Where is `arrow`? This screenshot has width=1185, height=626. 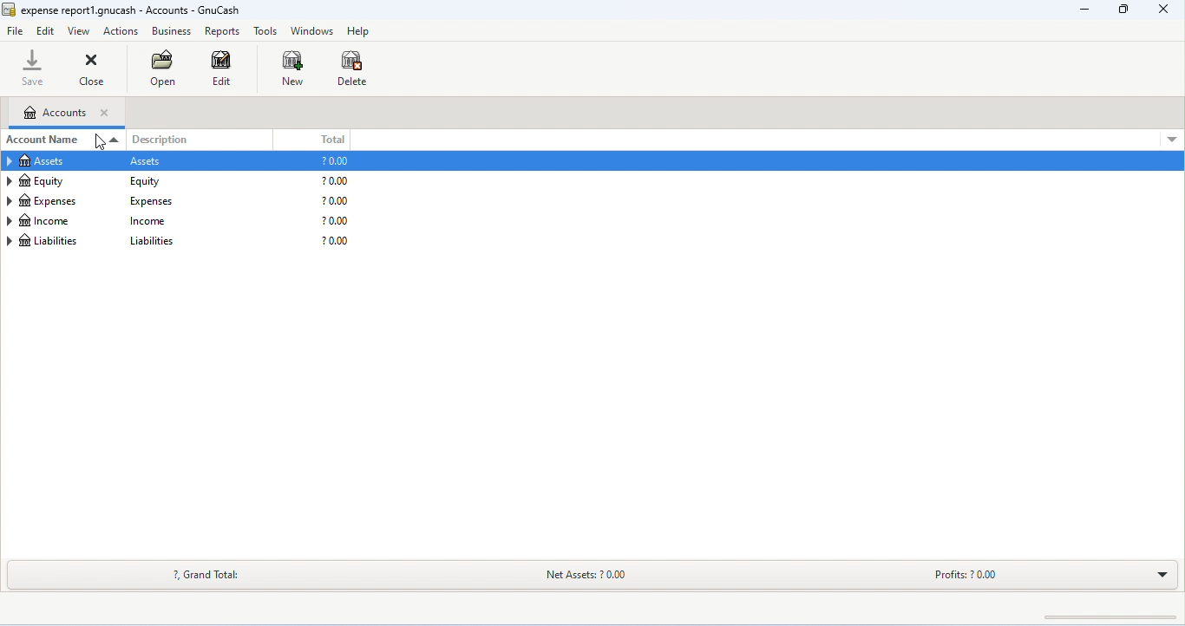 arrow is located at coordinates (8, 200).